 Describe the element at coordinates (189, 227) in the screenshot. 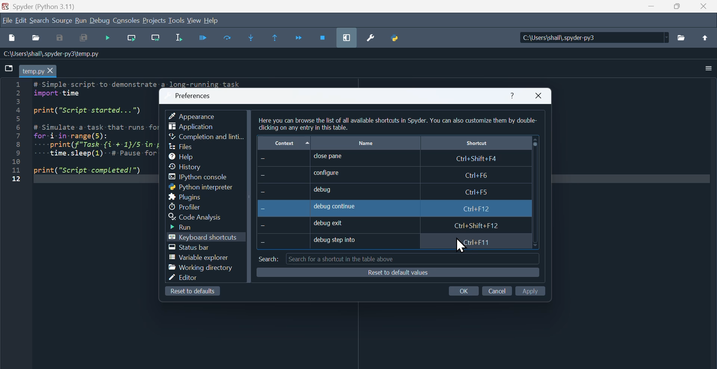

I see `Run` at that location.